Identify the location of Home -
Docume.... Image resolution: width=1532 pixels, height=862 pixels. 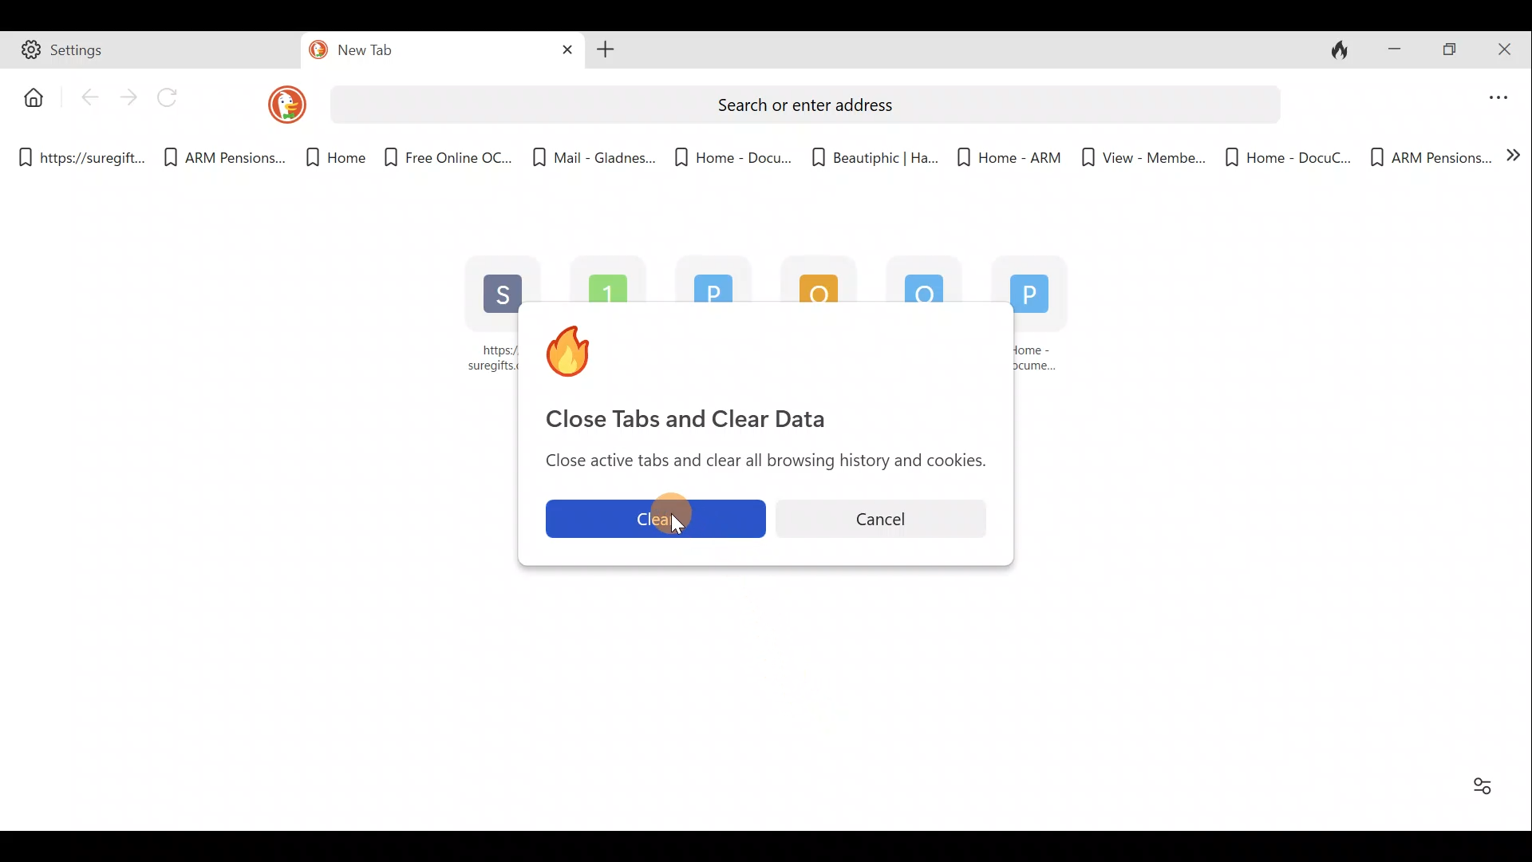
(1048, 324).